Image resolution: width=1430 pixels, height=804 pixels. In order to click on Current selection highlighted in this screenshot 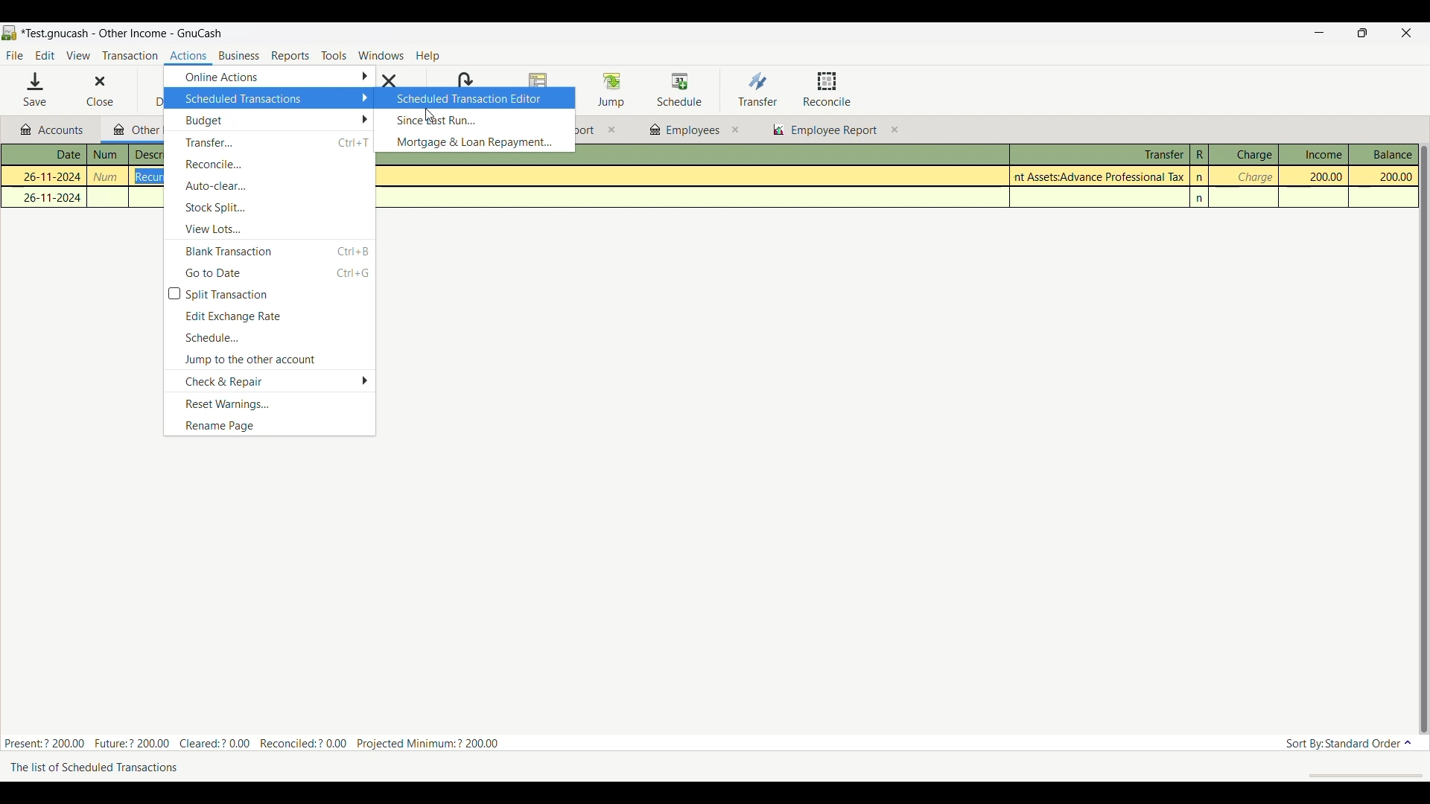, I will do `click(474, 98)`.